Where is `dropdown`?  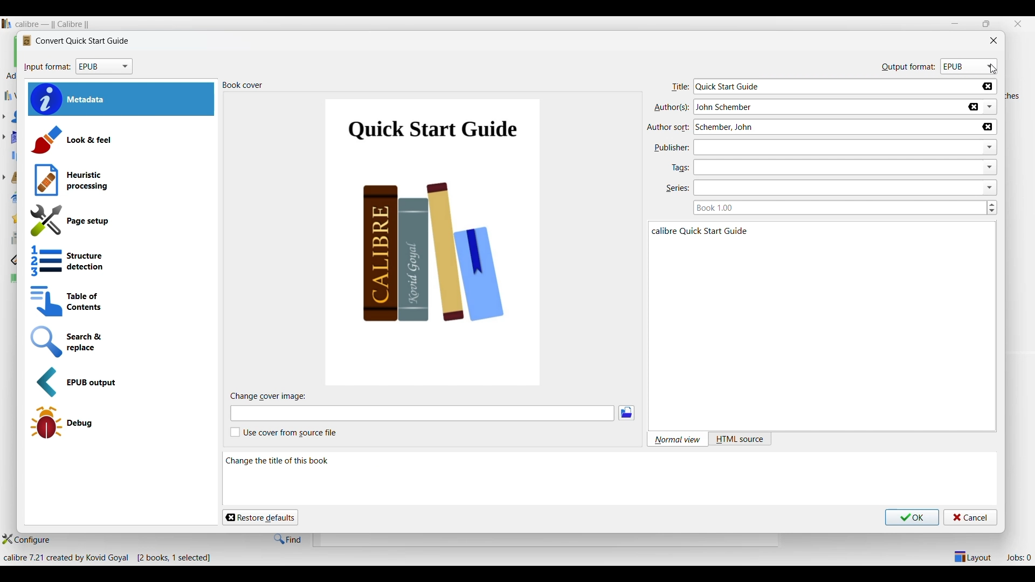 dropdown is located at coordinates (991, 188).